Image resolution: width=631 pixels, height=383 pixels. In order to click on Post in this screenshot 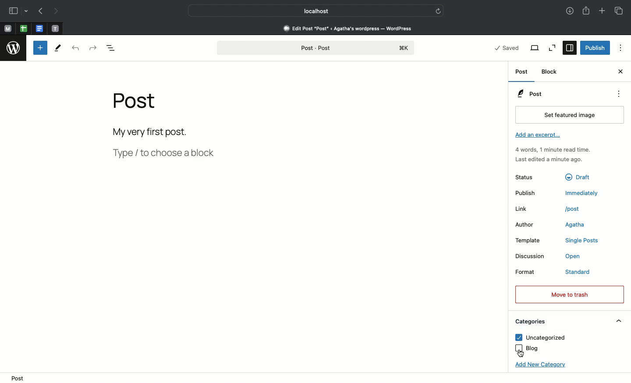, I will do `click(20, 378)`.